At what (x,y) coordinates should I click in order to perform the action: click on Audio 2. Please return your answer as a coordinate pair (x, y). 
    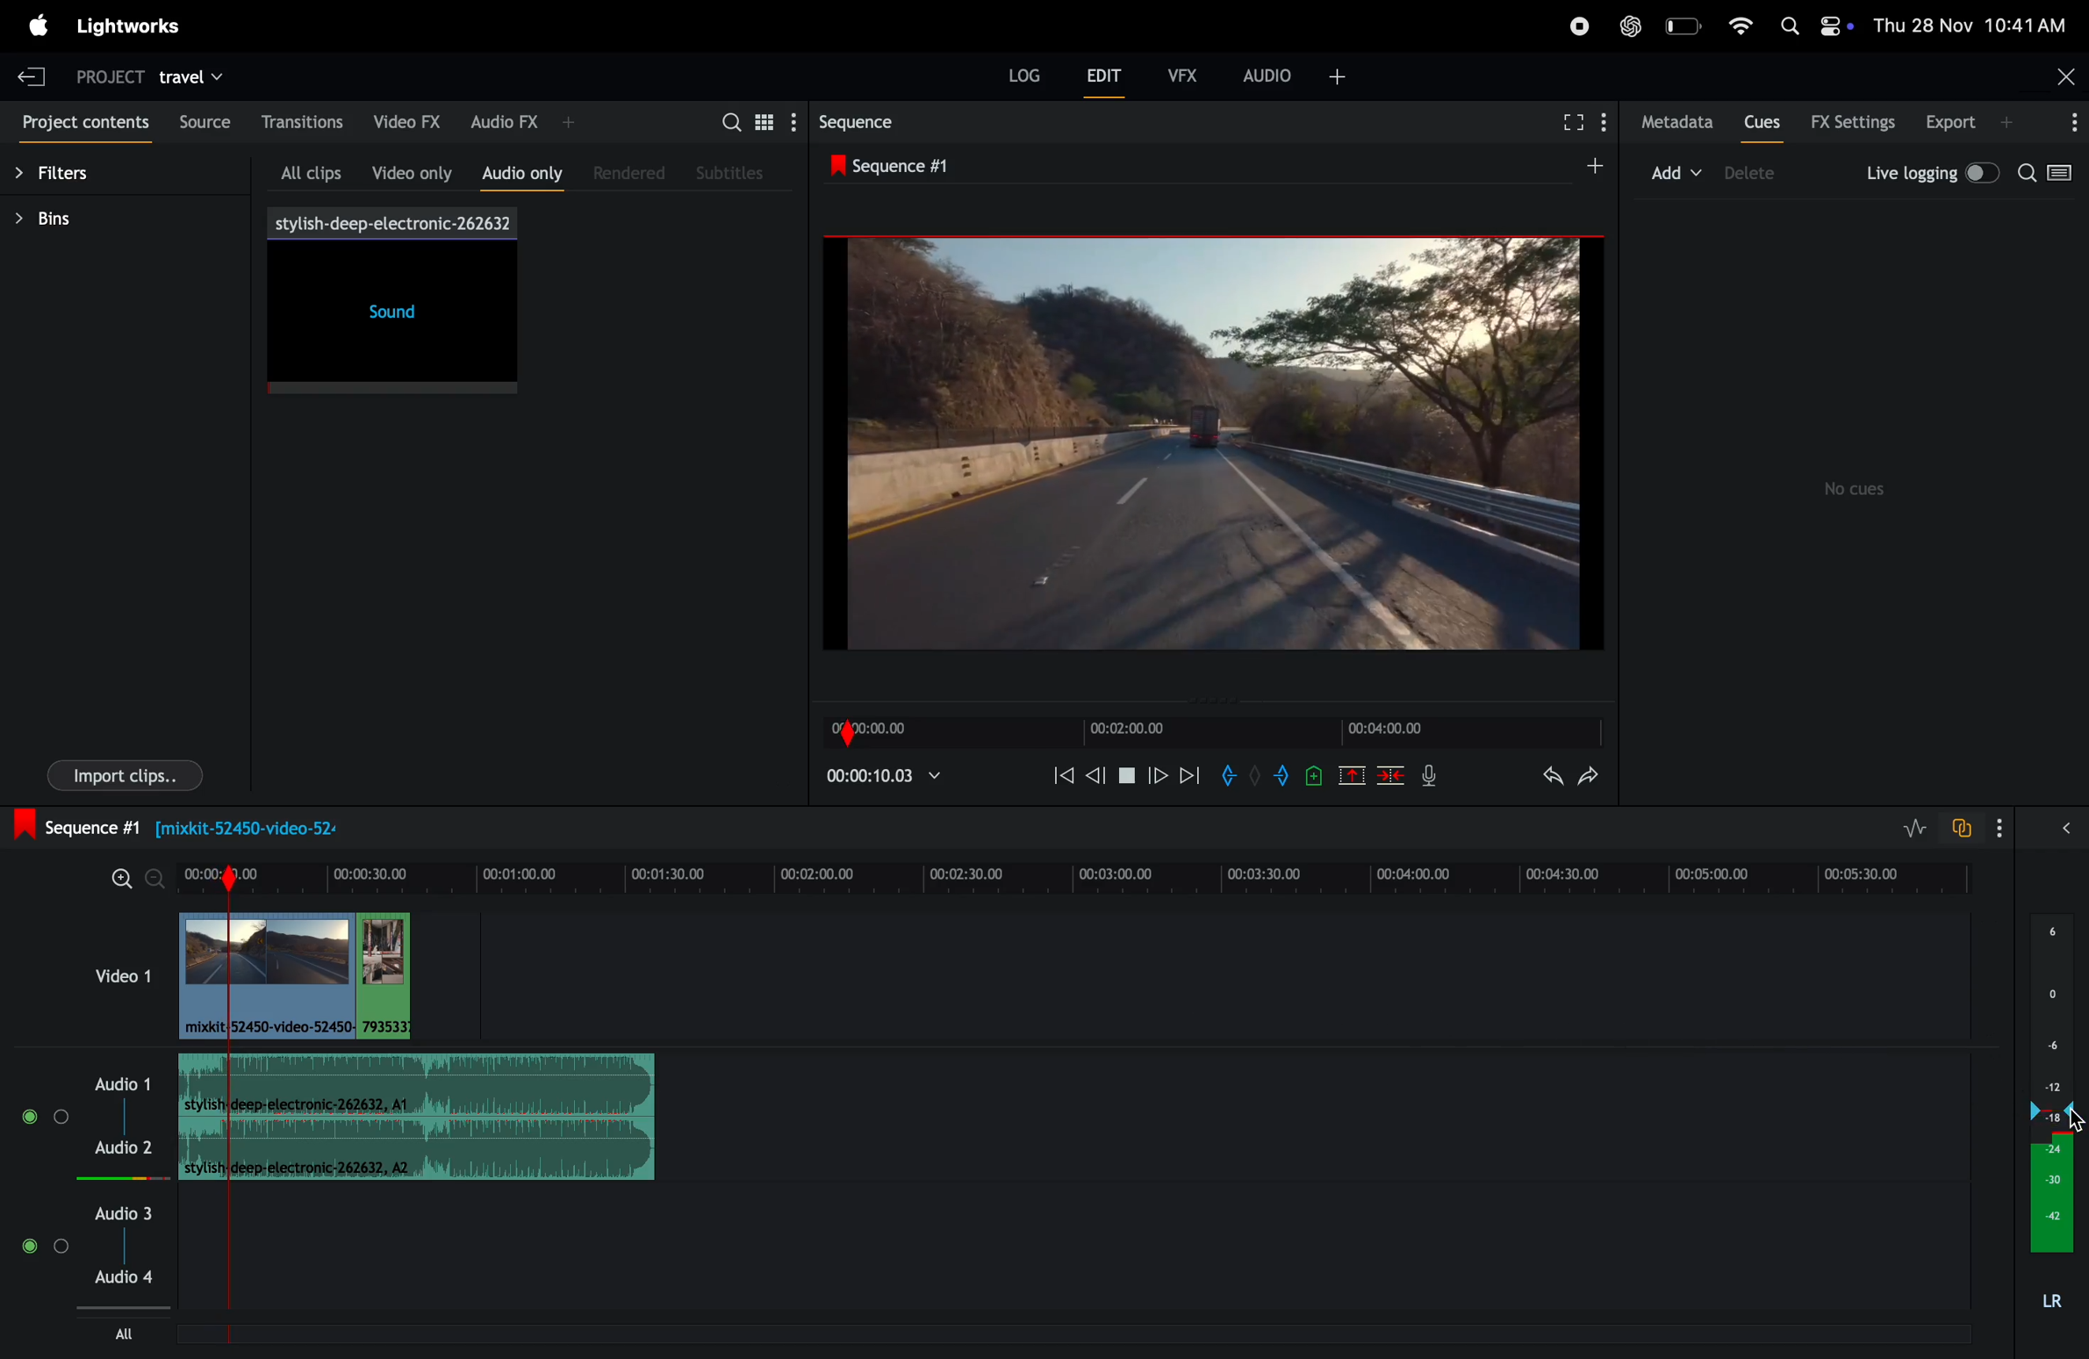
    Looking at the image, I should click on (128, 1150).